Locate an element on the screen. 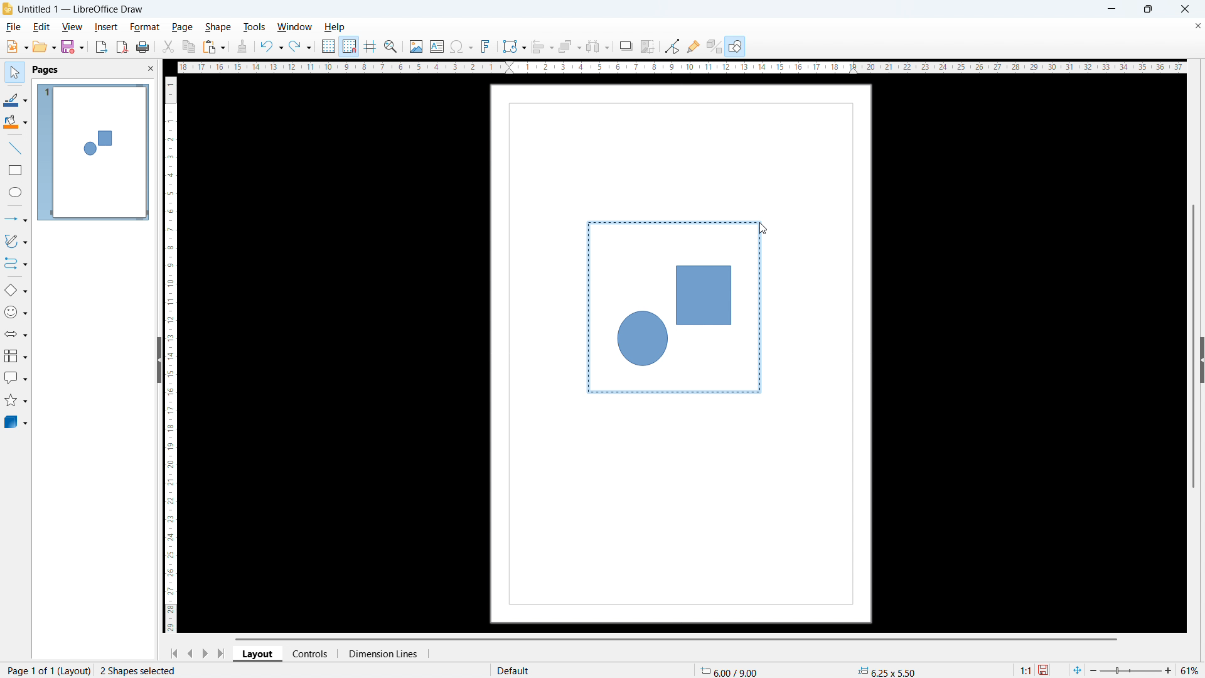 The height and width of the screenshot is (678, 1205). vertical ruler is located at coordinates (169, 355).